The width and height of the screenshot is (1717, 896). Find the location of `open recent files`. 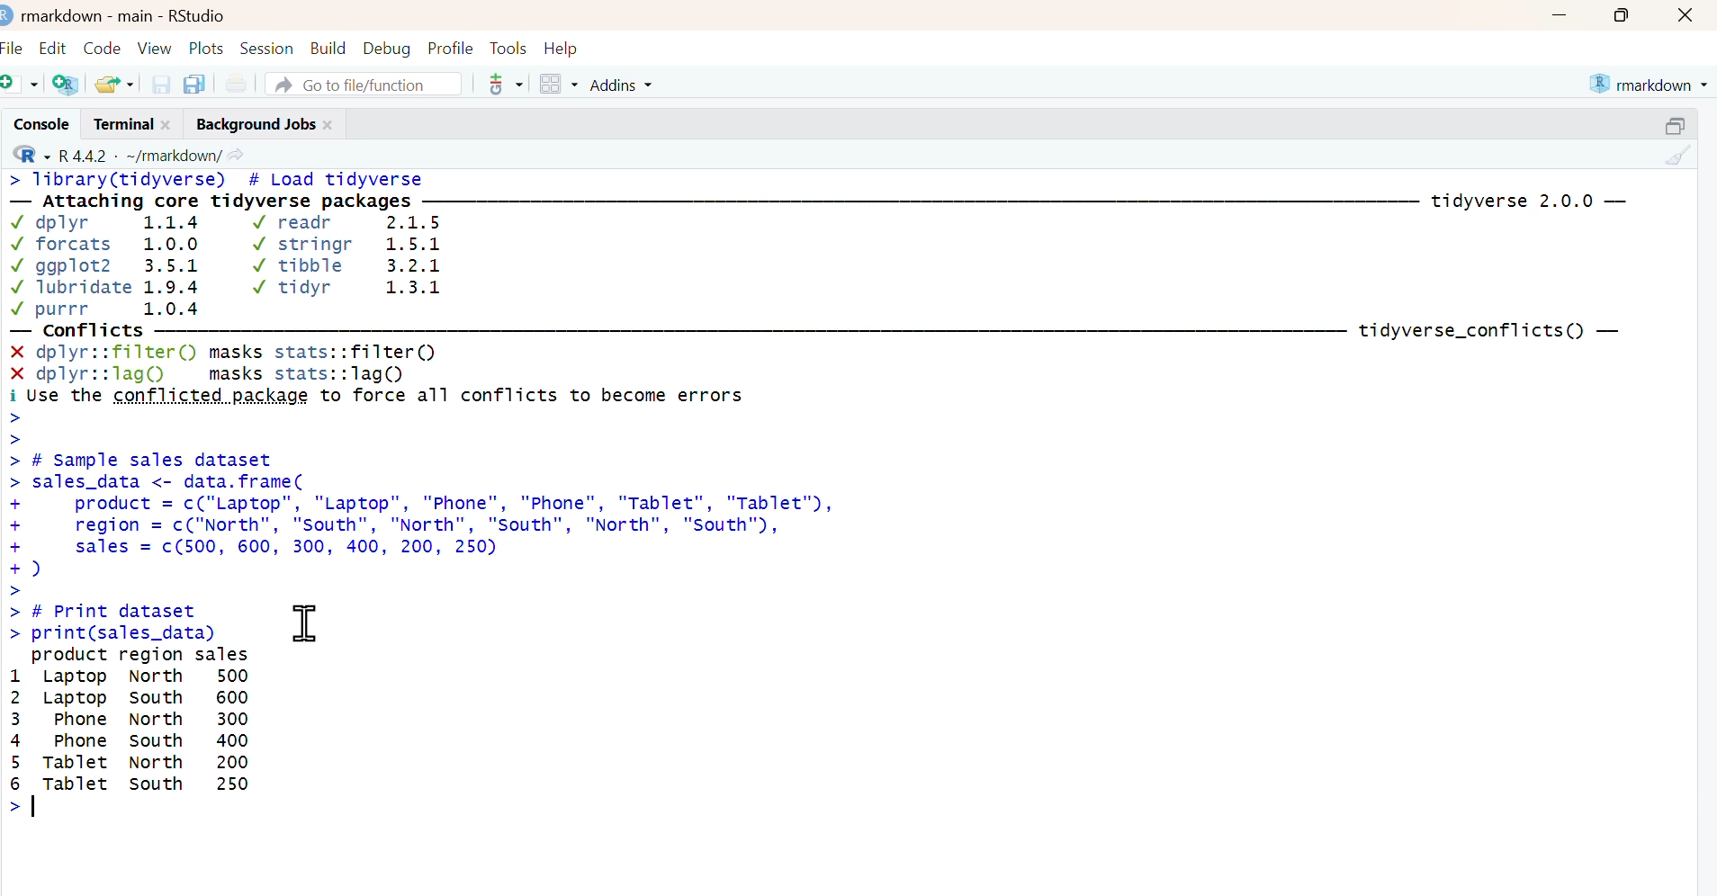

open recent files is located at coordinates (115, 82).